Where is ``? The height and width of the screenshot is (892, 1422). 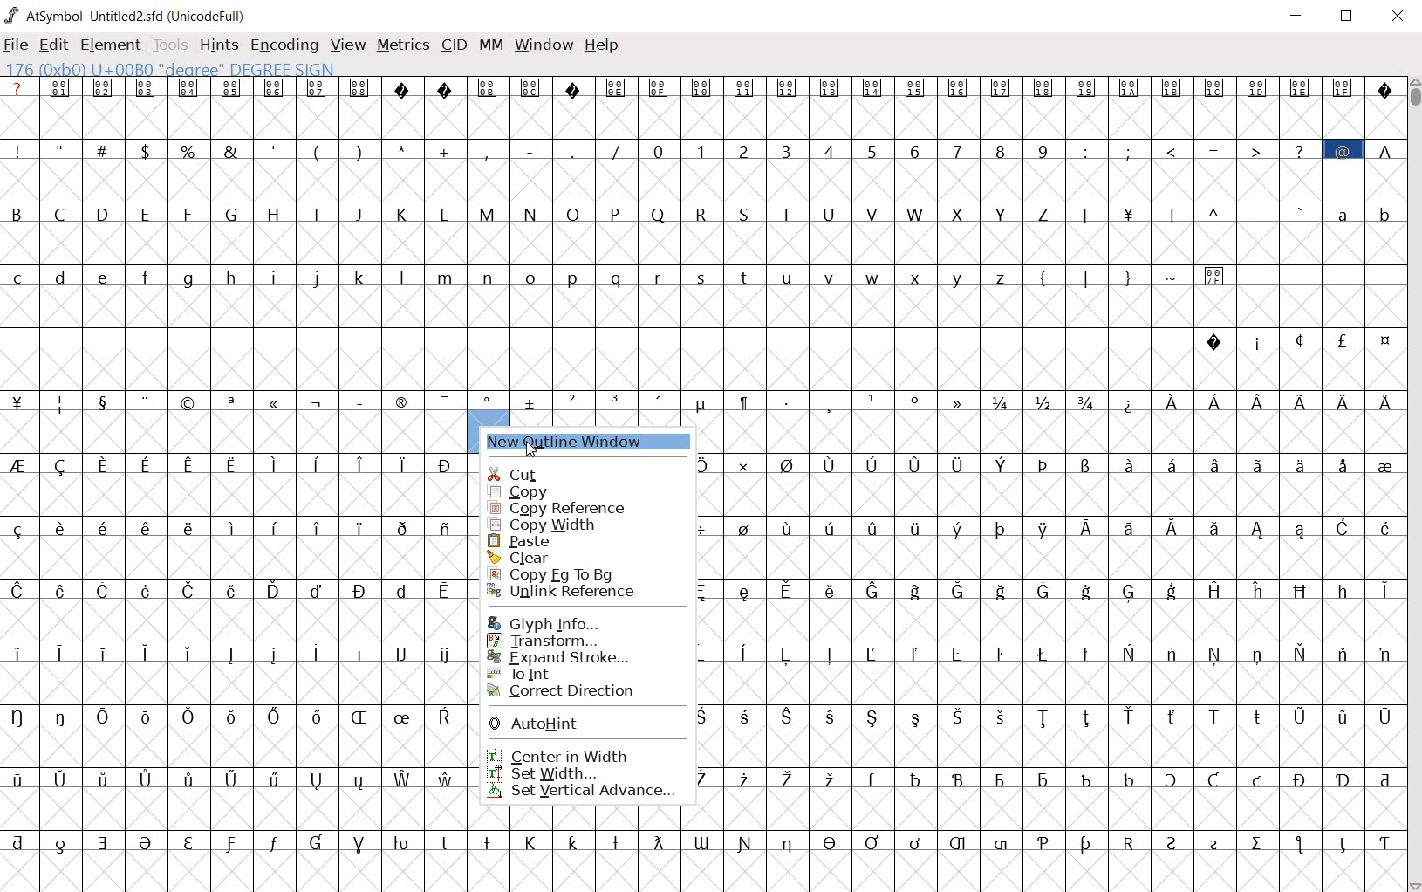  is located at coordinates (236, 525).